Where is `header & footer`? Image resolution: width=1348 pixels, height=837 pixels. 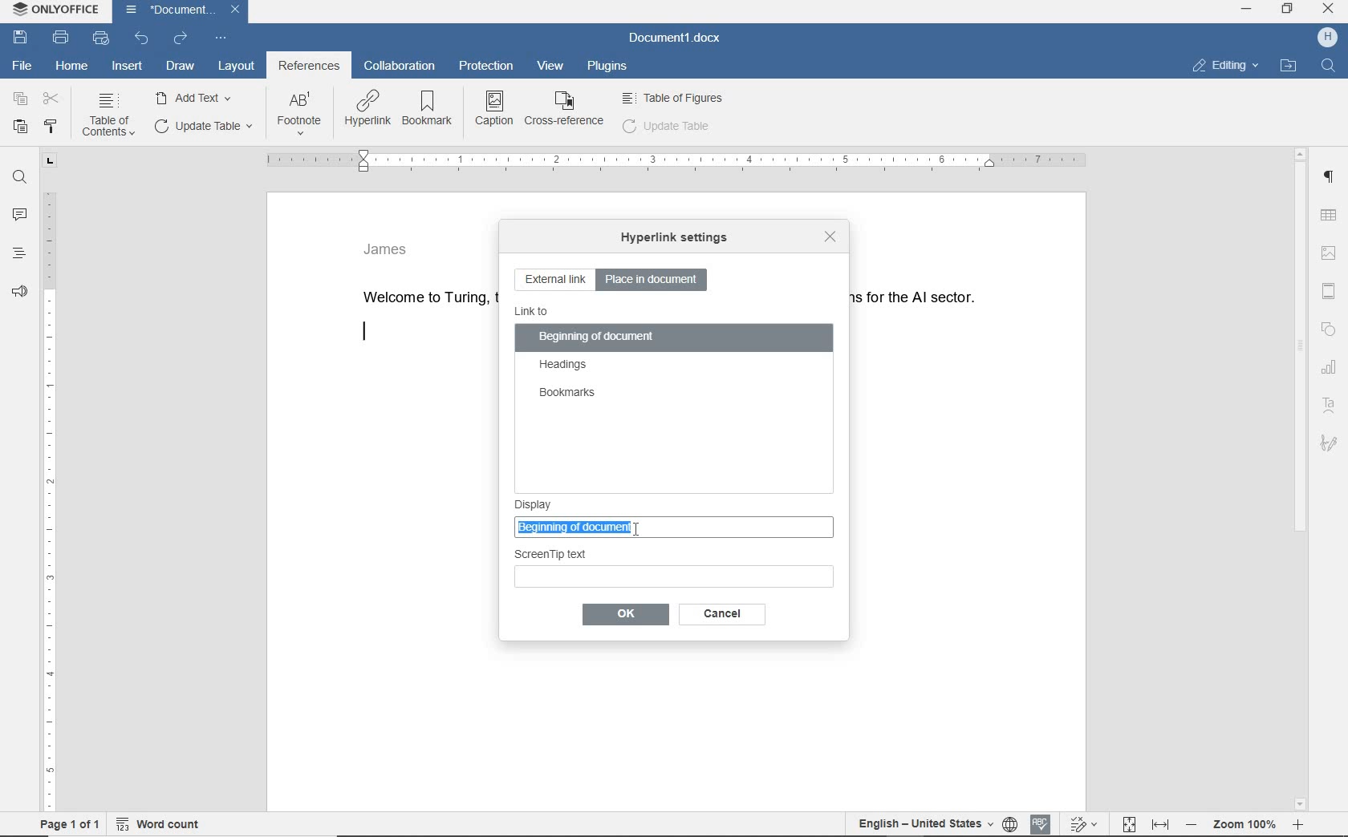 header & footer is located at coordinates (1328, 289).